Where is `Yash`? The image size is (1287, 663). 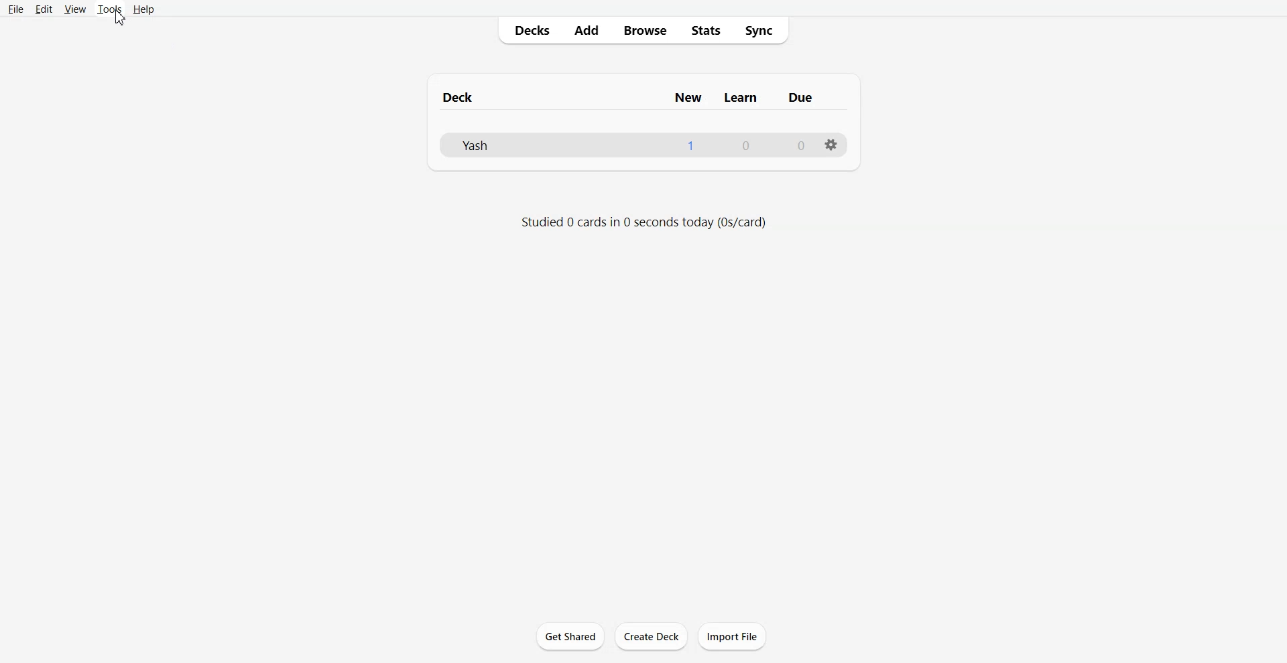
Yash is located at coordinates (475, 145).